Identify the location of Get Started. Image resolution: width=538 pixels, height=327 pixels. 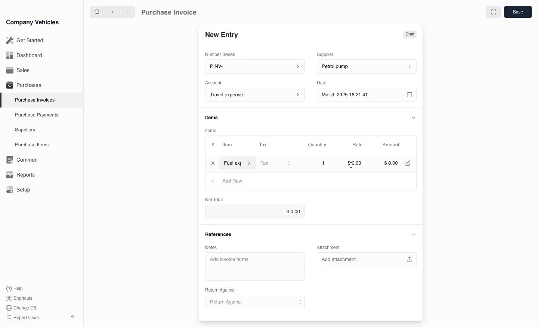
(24, 40).